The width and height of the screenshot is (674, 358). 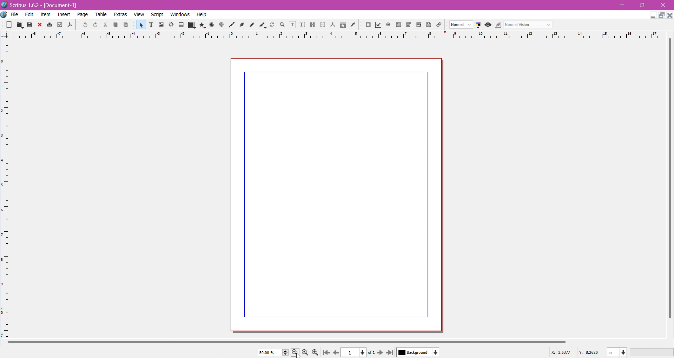 What do you see at coordinates (82, 14) in the screenshot?
I see `Page` at bounding box center [82, 14].